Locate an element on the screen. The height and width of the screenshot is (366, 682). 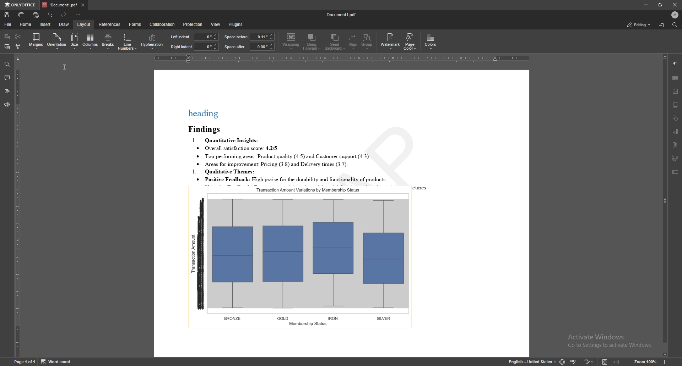
zoom is located at coordinates (645, 362).